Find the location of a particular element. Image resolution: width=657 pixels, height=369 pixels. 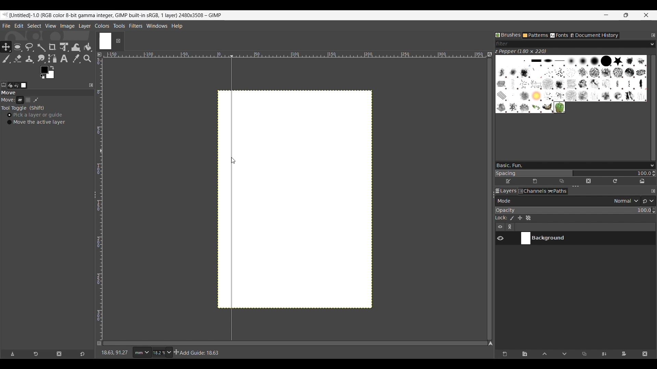

Images is located at coordinates (24, 85).